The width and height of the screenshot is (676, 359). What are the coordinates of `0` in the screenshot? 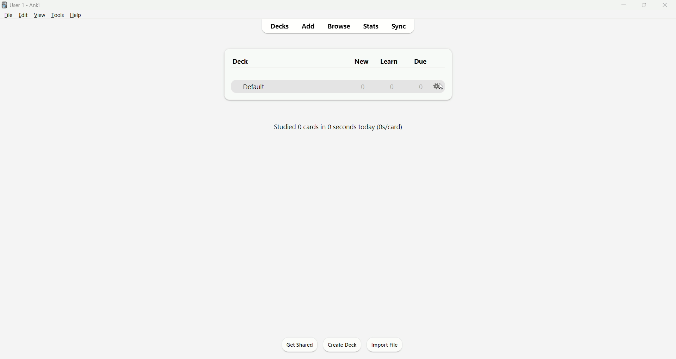 It's located at (392, 87).